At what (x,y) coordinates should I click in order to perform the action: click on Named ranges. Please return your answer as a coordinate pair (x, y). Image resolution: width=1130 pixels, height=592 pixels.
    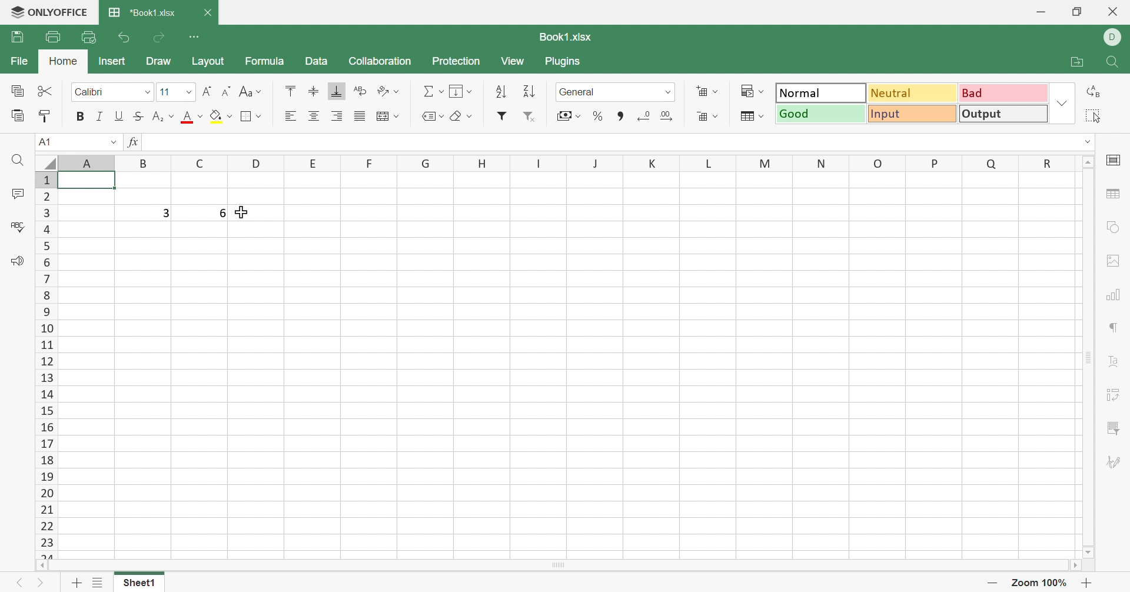
    Looking at the image, I should click on (431, 115).